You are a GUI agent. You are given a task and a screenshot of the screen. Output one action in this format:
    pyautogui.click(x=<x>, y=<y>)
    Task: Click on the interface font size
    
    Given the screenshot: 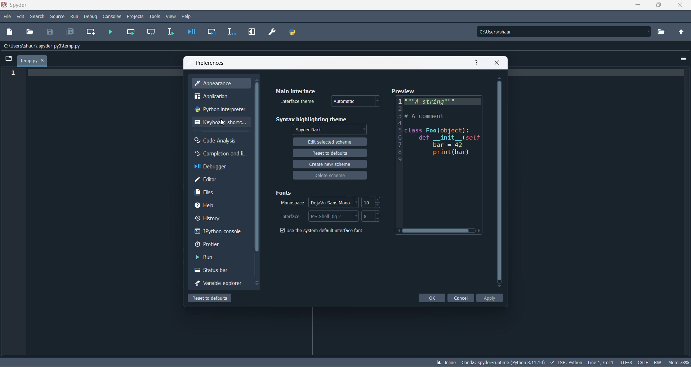 What is the action you would take?
    pyautogui.click(x=367, y=216)
    